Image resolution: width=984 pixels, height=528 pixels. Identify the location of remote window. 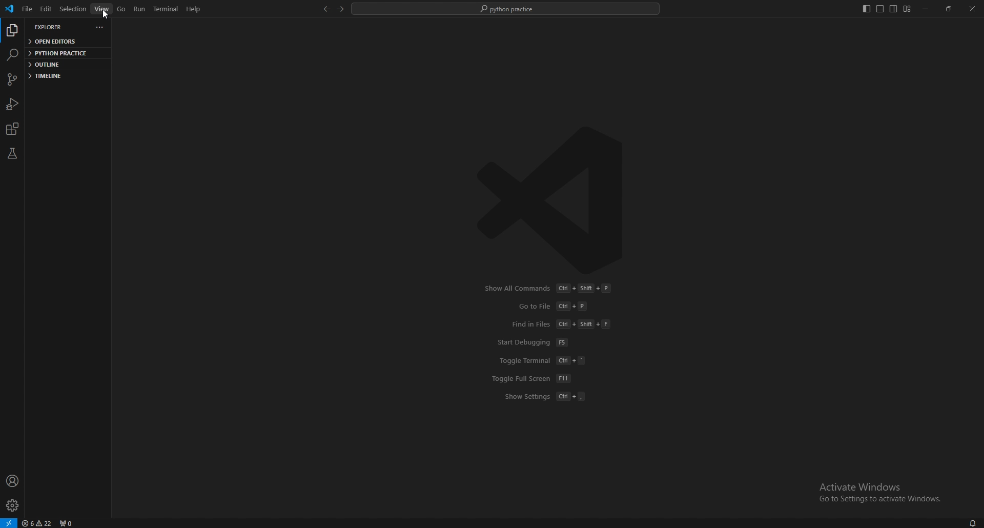
(9, 522).